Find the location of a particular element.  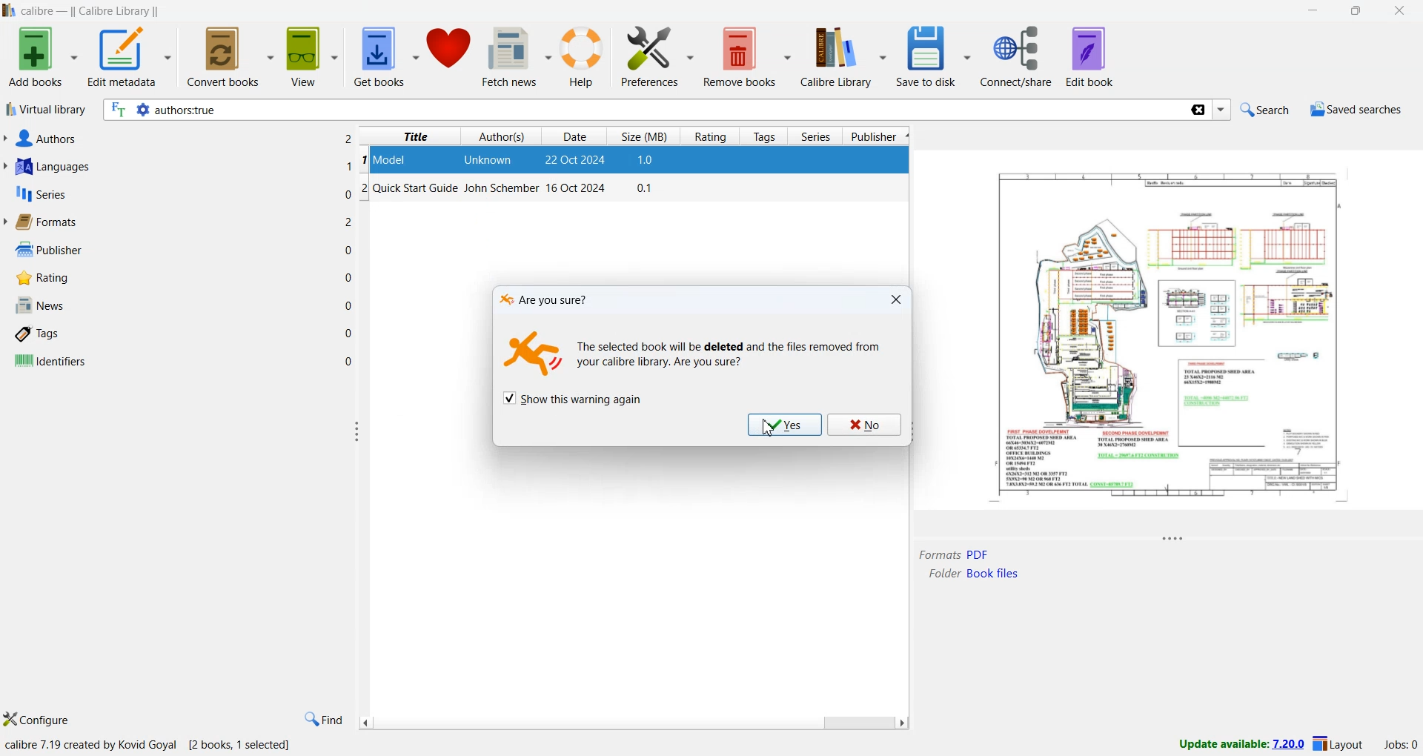

unknown is located at coordinates (491, 161).